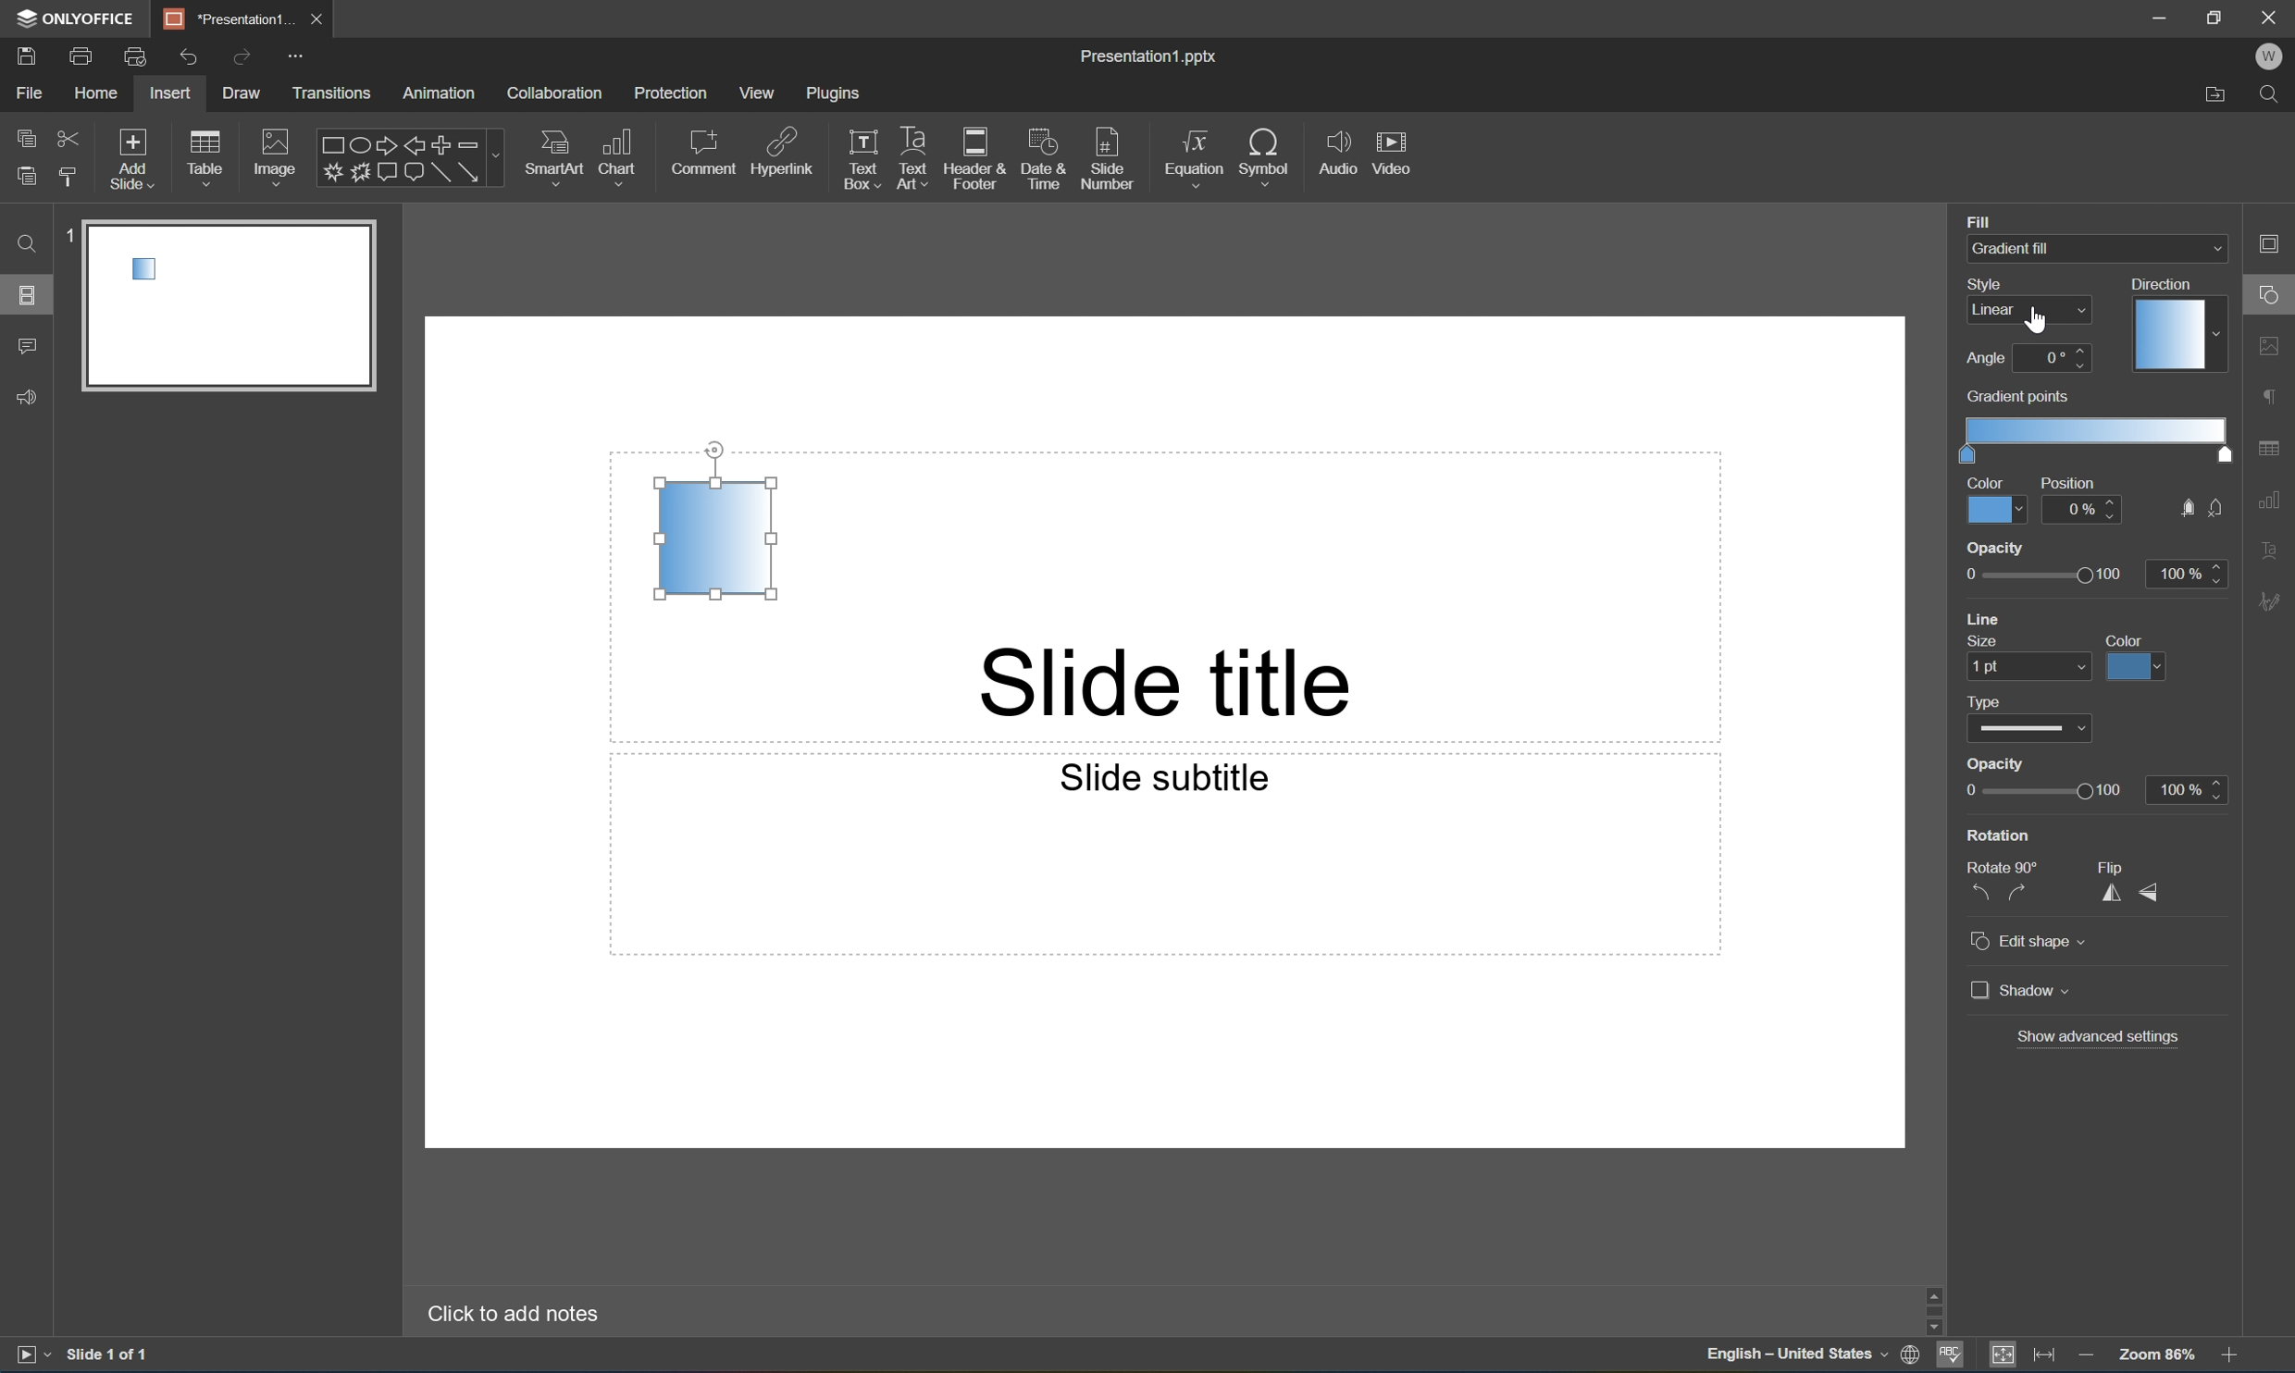 This screenshot has width=2295, height=1373. I want to click on Left arrow, so click(415, 147).